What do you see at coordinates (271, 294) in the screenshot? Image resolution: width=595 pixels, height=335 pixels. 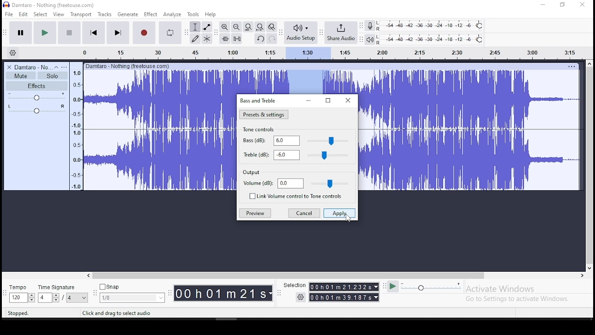 I see `drop down` at bounding box center [271, 294].